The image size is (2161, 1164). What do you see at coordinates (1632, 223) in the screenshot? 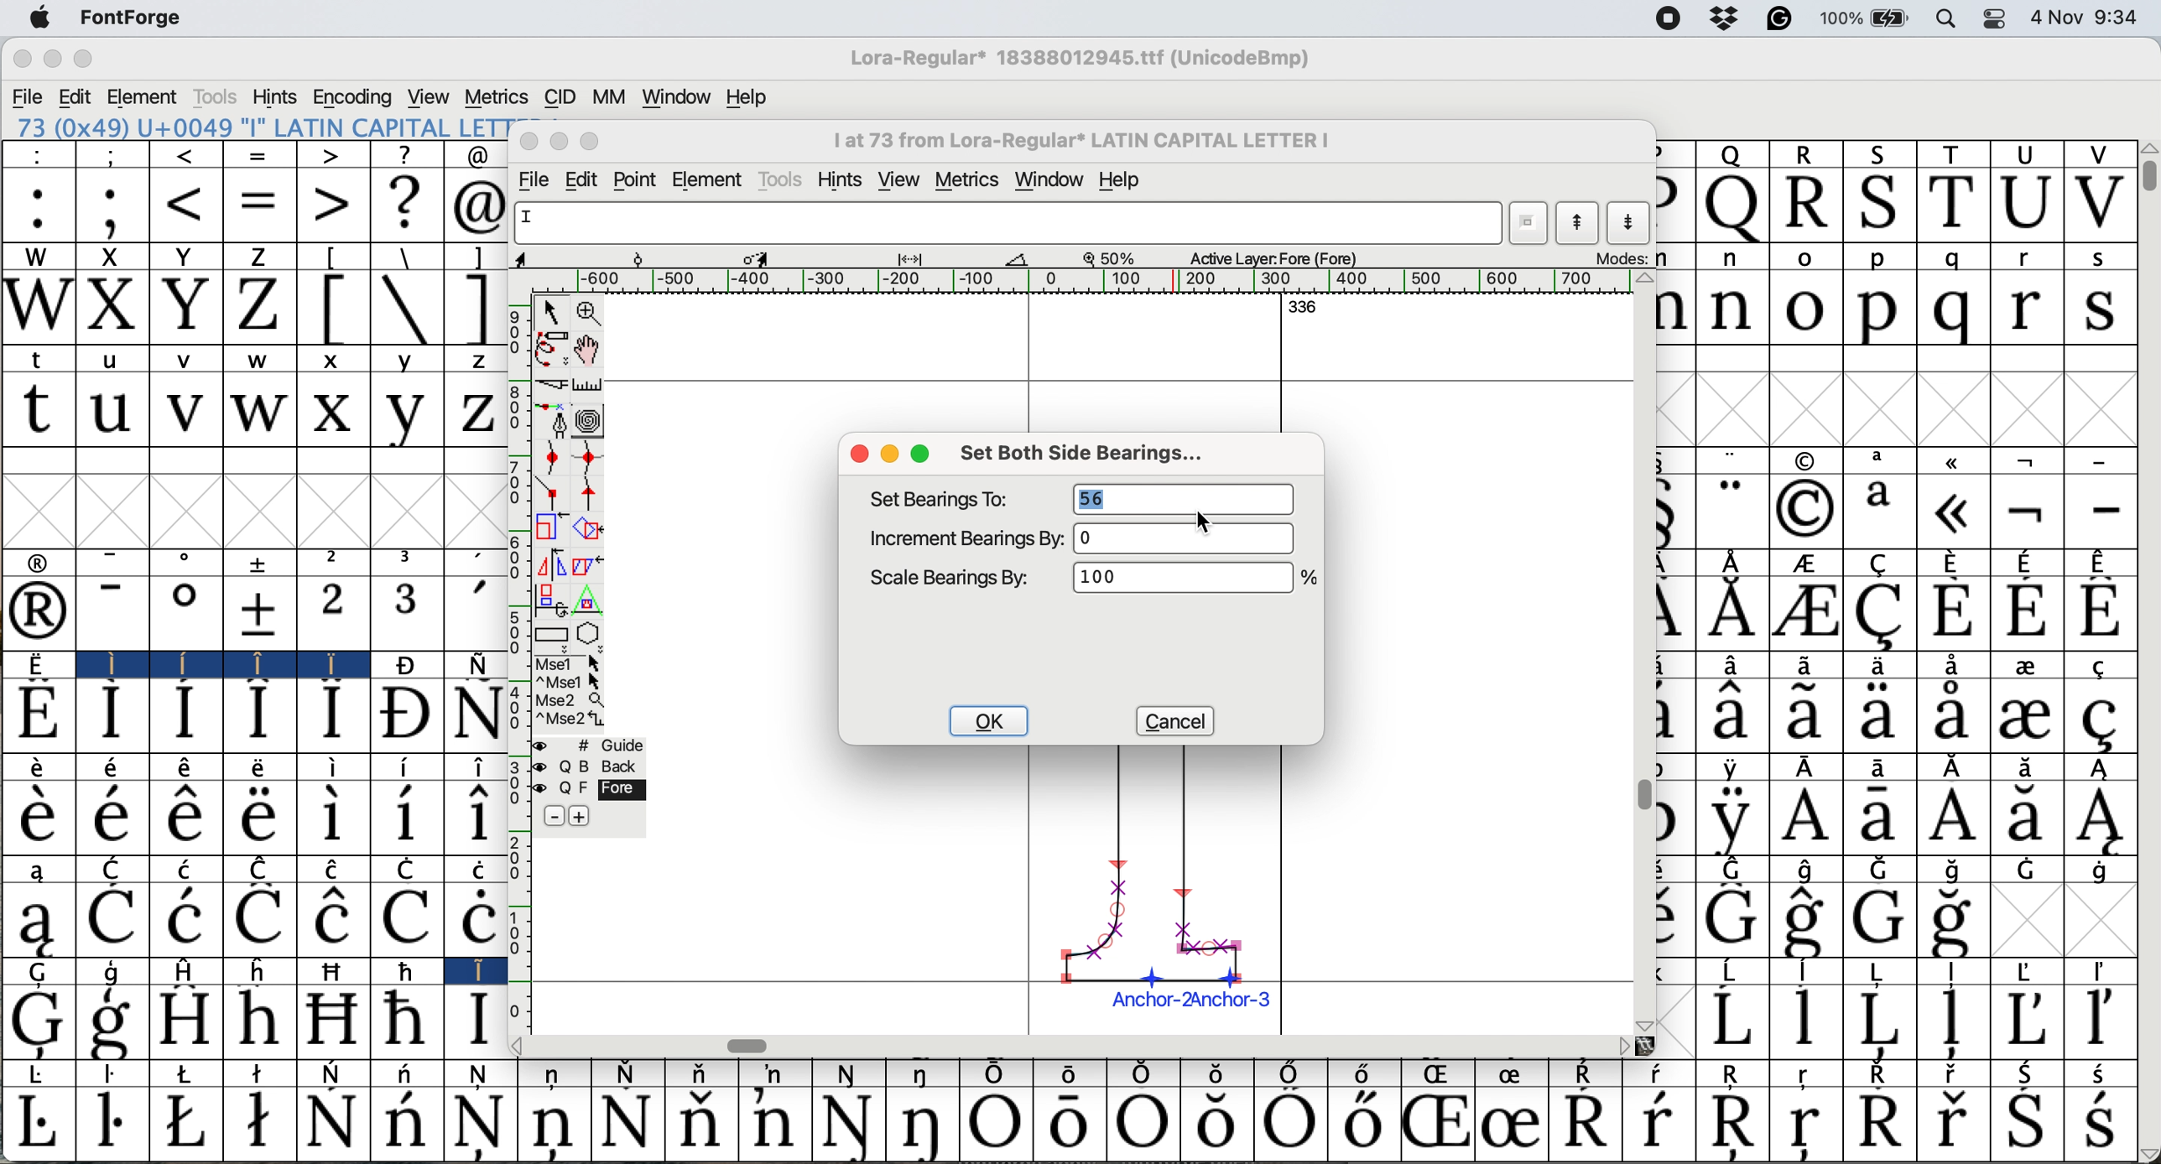
I see `show next letter` at bounding box center [1632, 223].